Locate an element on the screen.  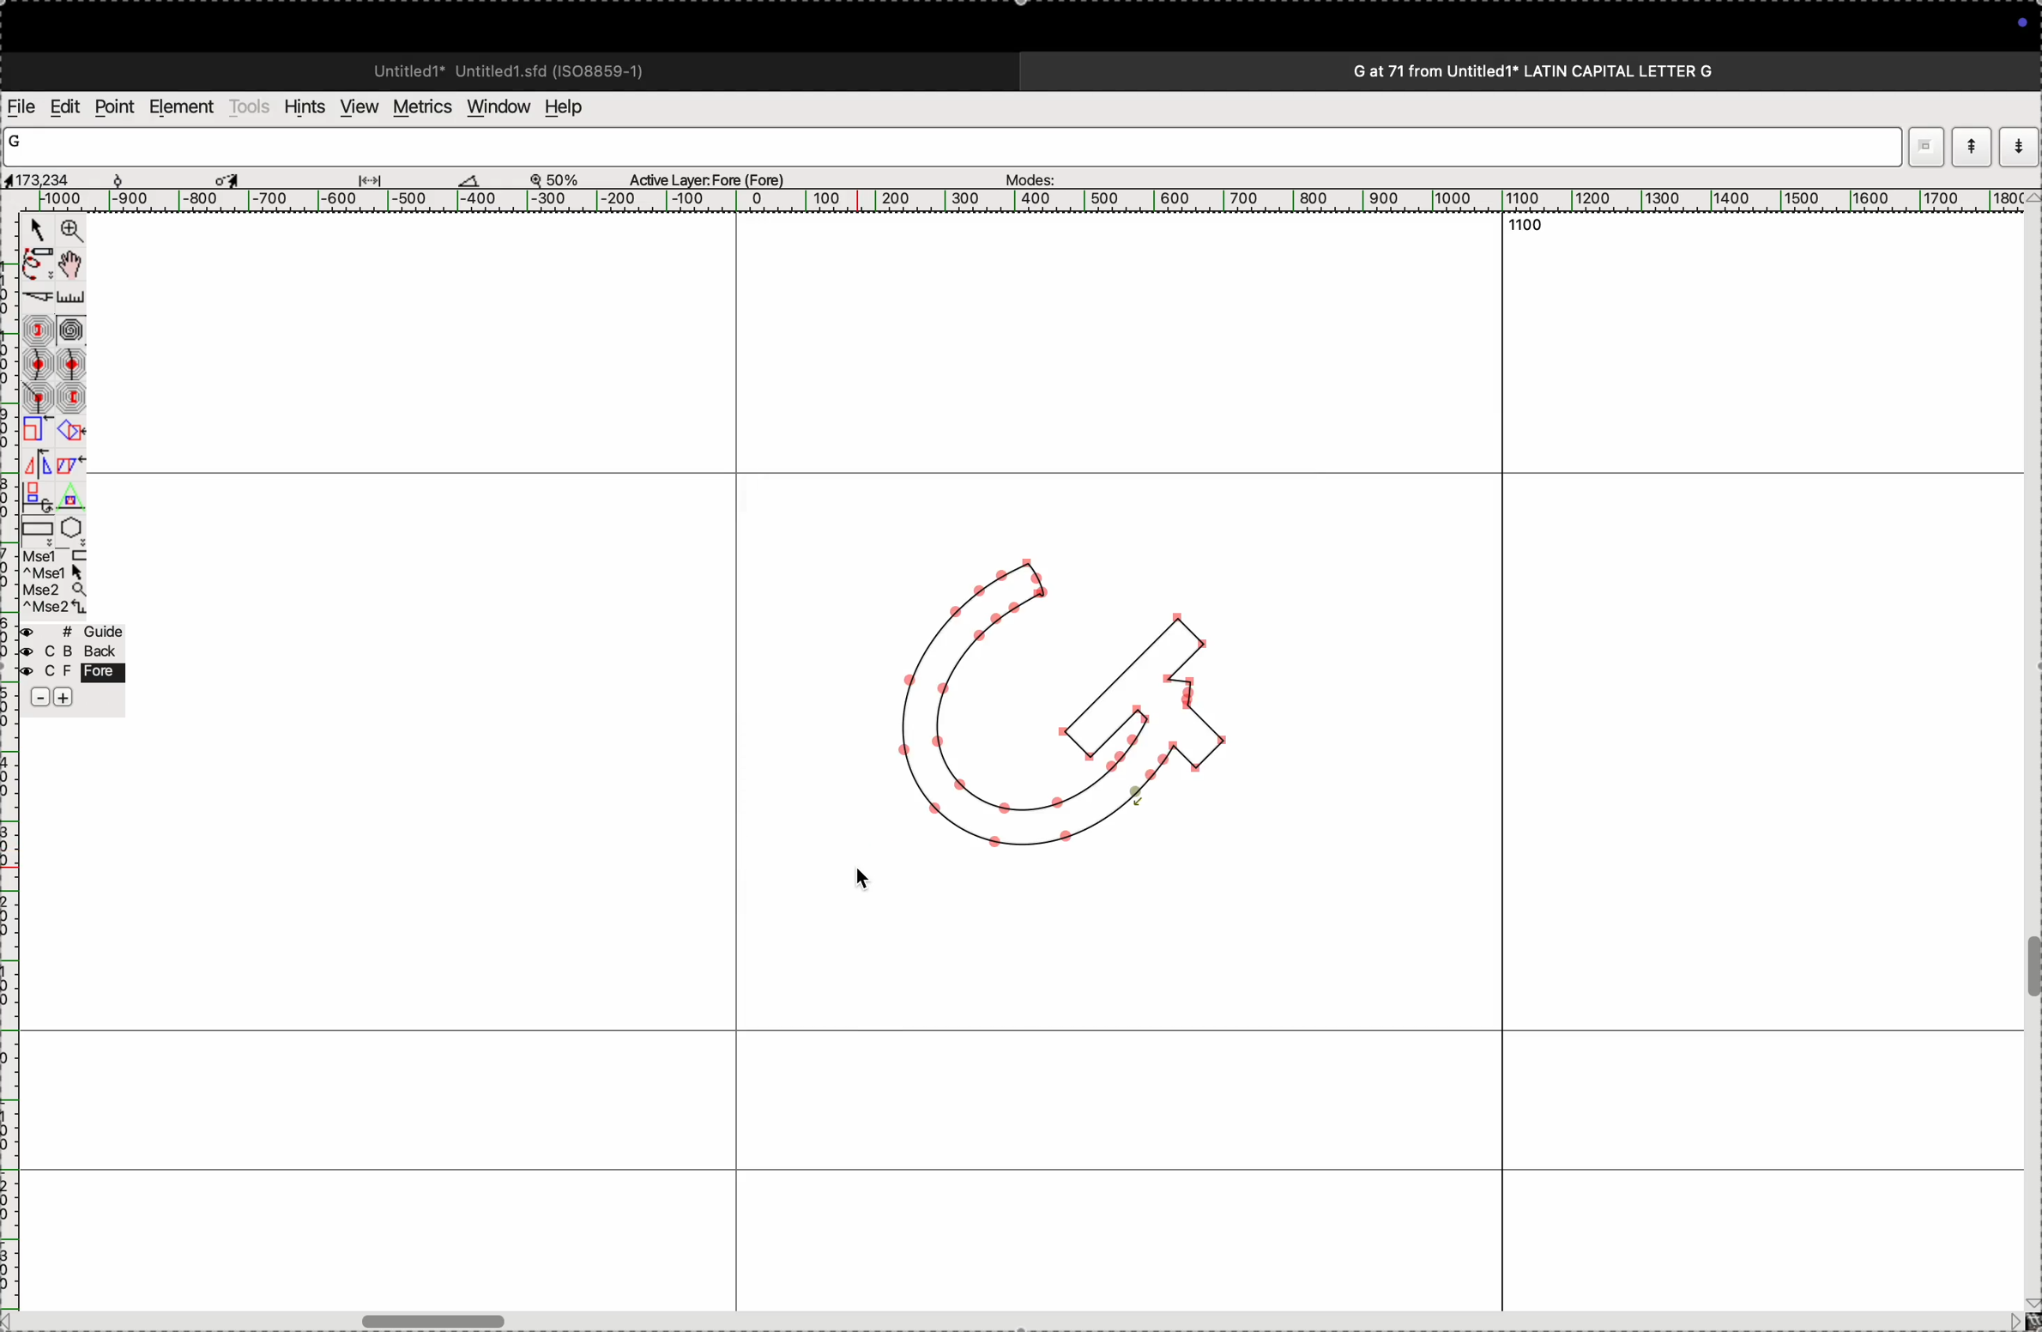
elements is located at coordinates (185, 107).